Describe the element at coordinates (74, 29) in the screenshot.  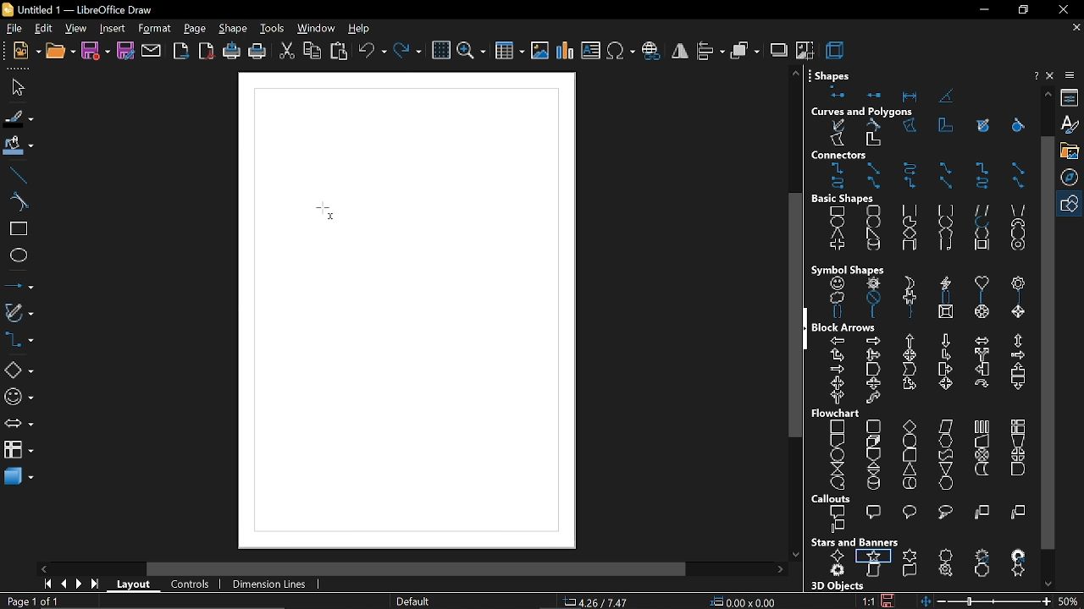
I see `view` at that location.